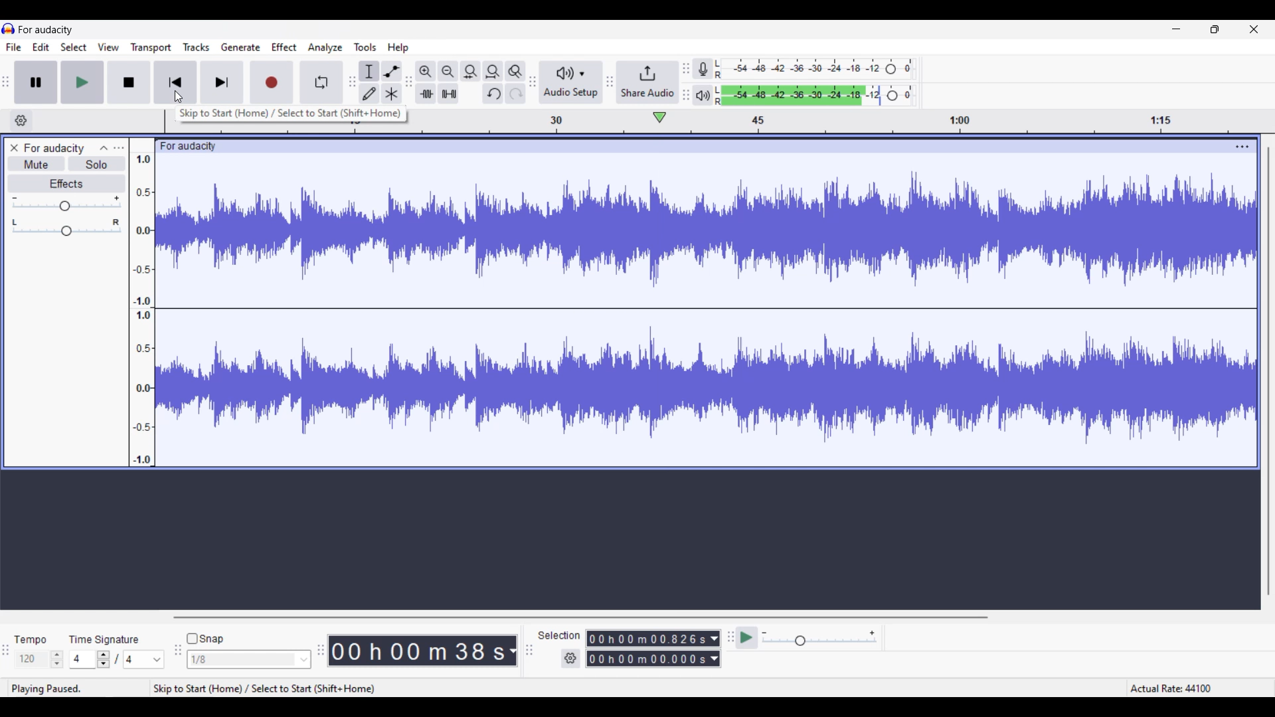 The image size is (1275, 717). What do you see at coordinates (580, 617) in the screenshot?
I see `Horizontal slide bar` at bounding box center [580, 617].